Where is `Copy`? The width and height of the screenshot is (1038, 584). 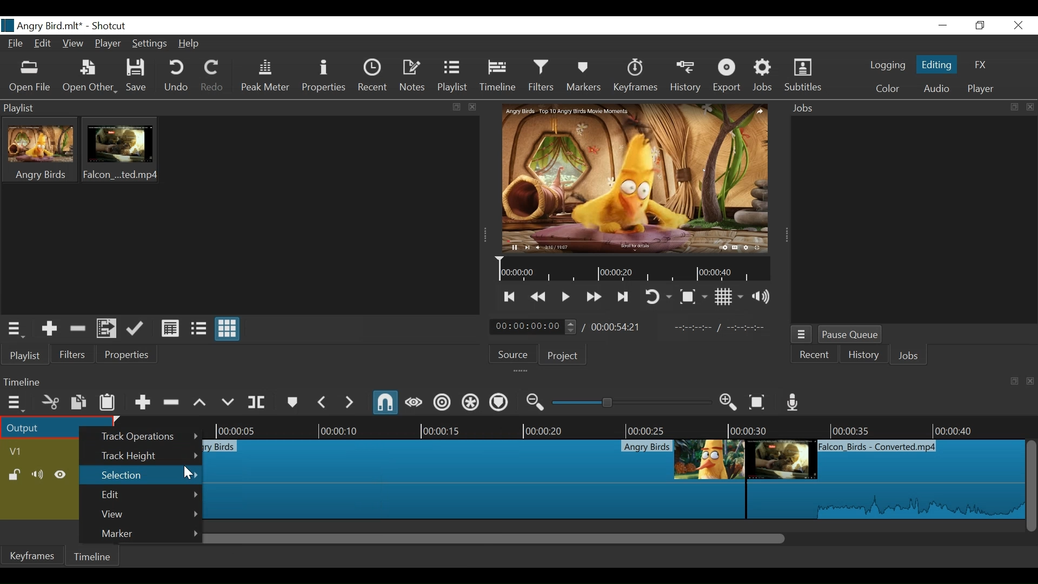
Copy is located at coordinates (78, 402).